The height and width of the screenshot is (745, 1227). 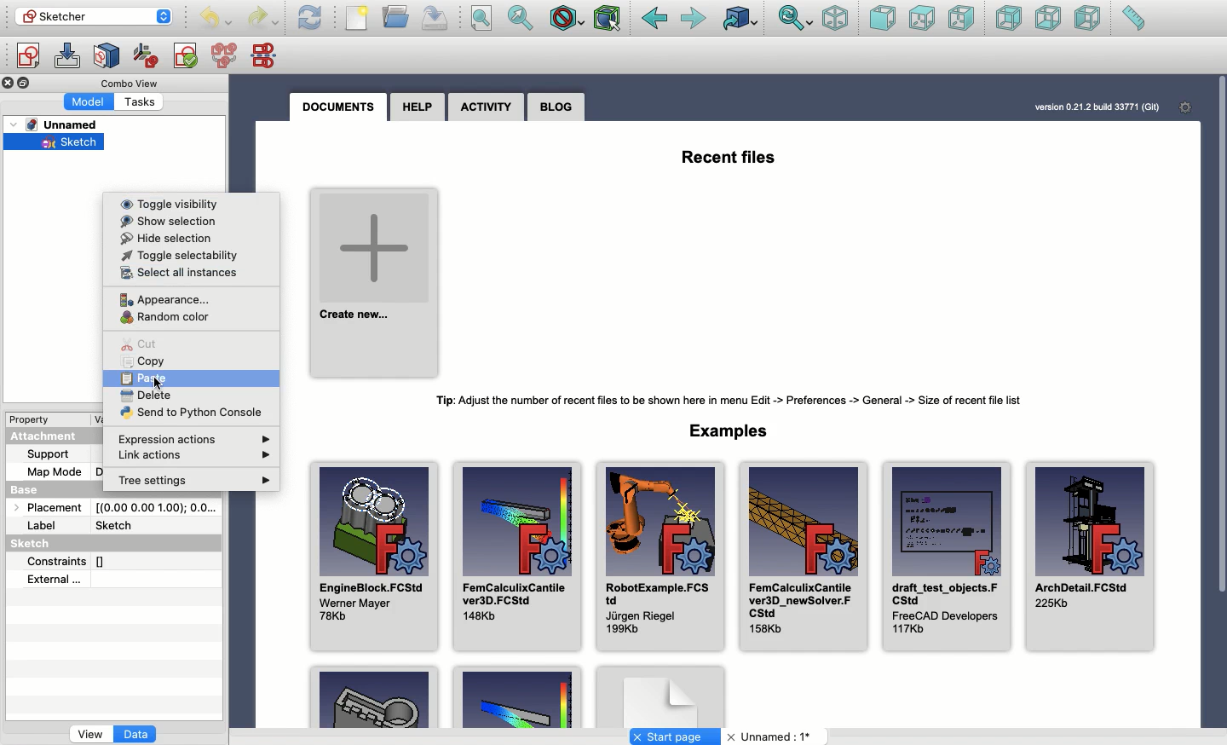 I want to click on Unnamed, so click(x=772, y=737).